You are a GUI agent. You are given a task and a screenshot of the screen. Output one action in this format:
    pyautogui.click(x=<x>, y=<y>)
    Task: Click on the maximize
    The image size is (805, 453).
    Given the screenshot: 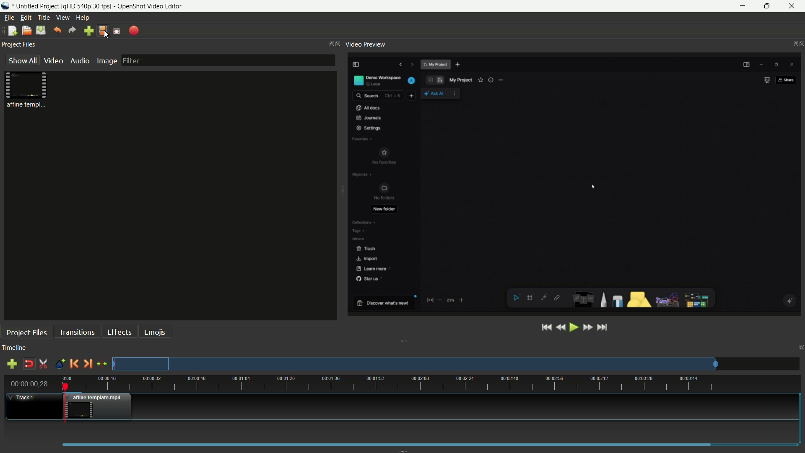 What is the action you would take?
    pyautogui.click(x=769, y=6)
    